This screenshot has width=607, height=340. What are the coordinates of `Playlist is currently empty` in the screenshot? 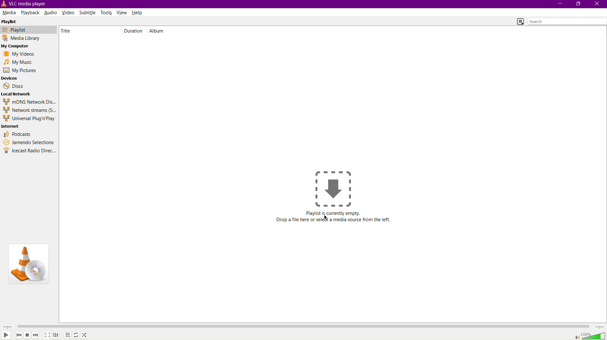 It's located at (334, 214).